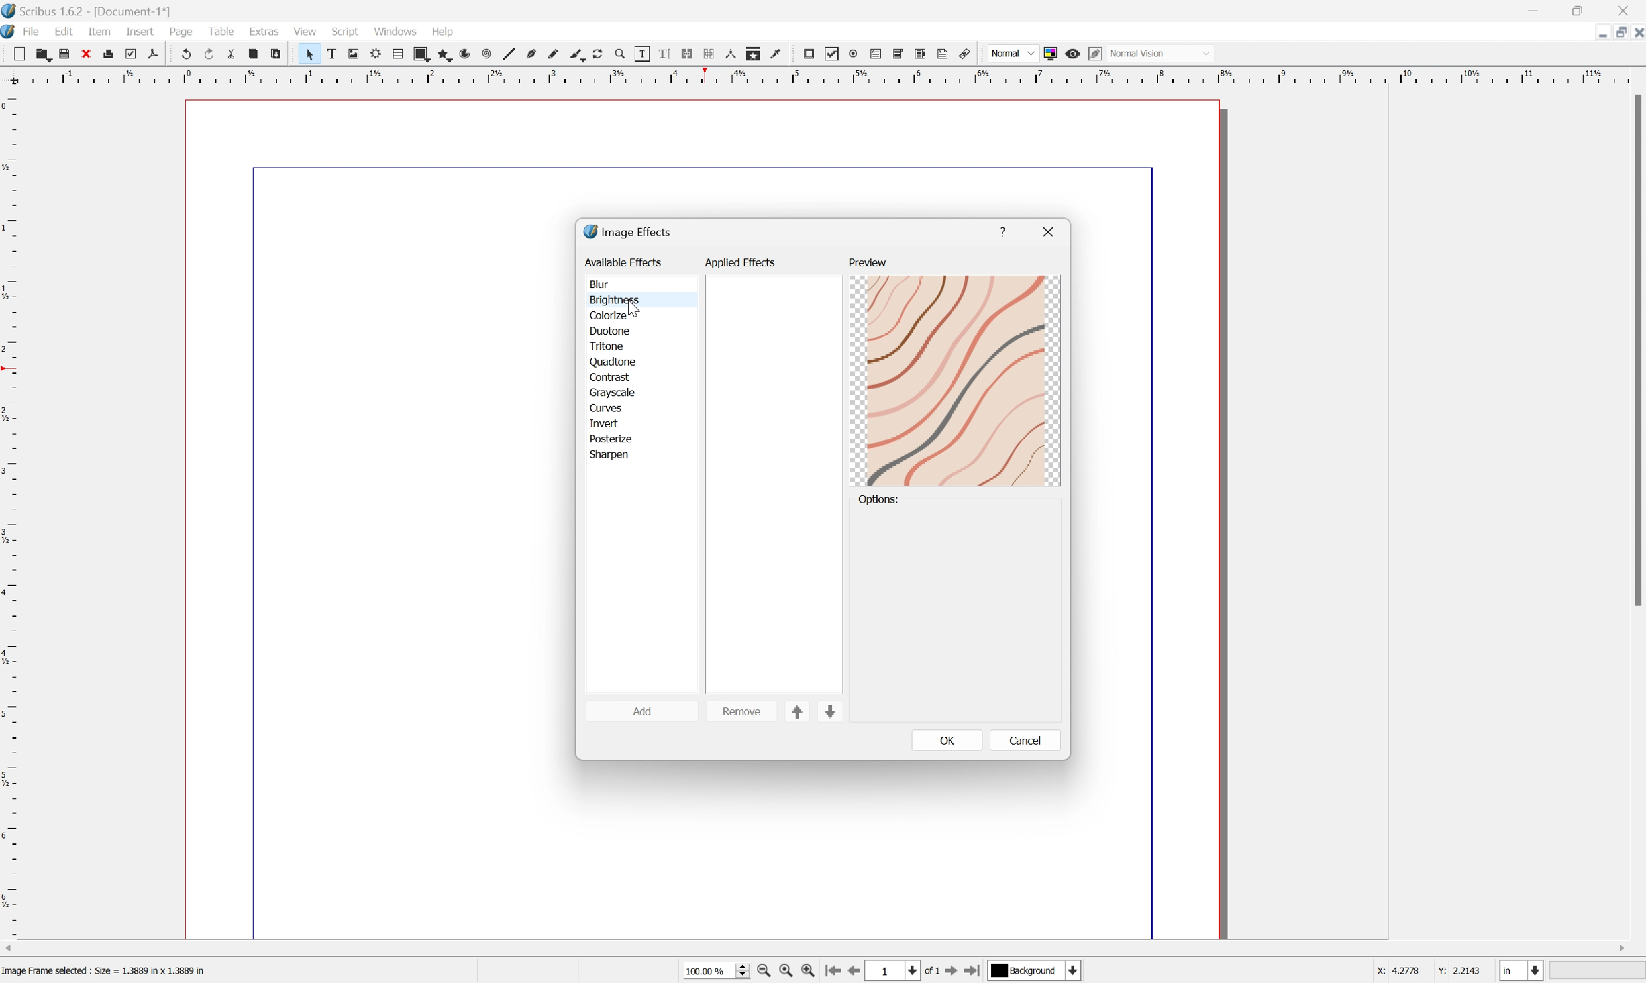  Describe the element at coordinates (1621, 34) in the screenshot. I see `Minimize` at that location.